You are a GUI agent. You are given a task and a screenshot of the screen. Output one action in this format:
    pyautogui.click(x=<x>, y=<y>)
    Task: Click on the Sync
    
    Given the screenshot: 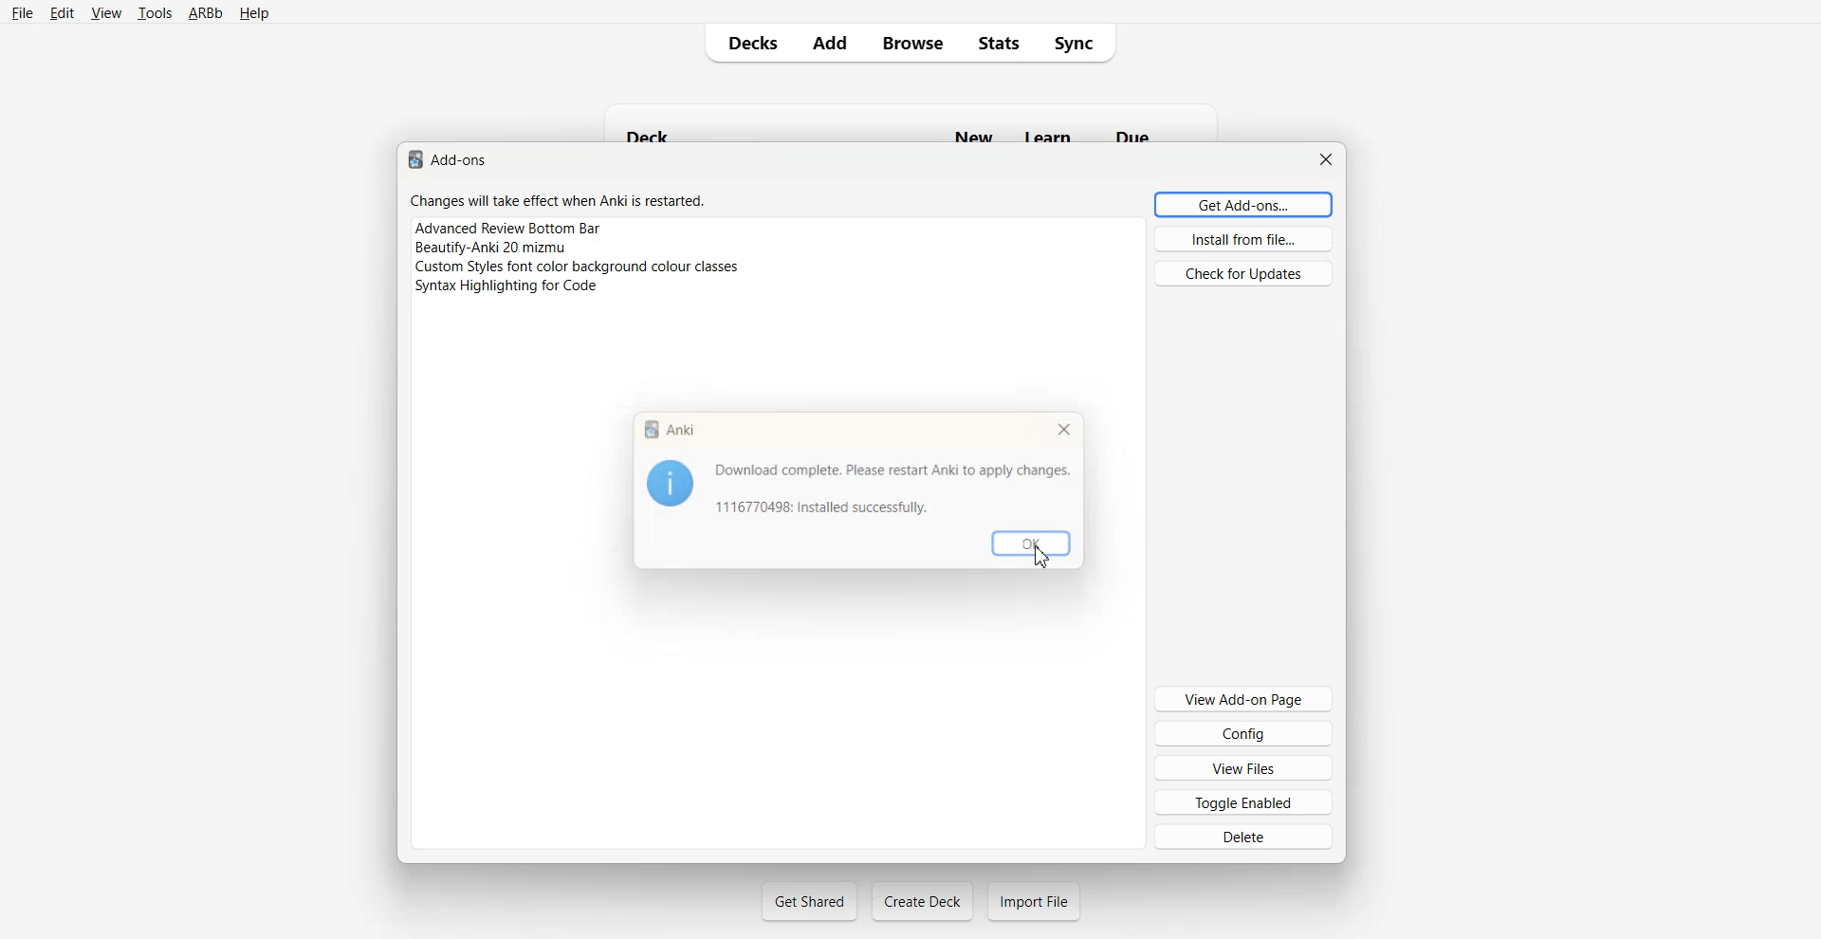 What is the action you would take?
    pyautogui.click(x=1082, y=44)
    